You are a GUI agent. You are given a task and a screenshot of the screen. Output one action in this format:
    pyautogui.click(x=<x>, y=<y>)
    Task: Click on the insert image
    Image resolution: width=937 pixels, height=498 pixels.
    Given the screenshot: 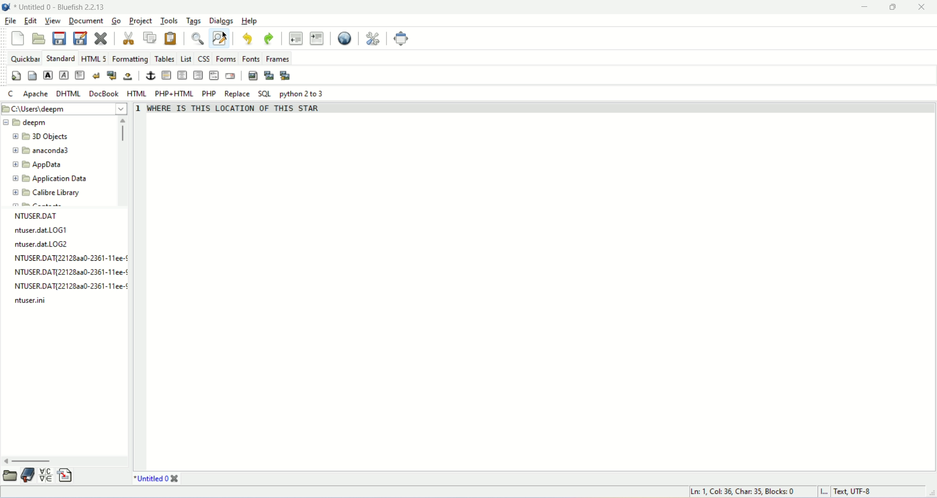 What is the action you would take?
    pyautogui.click(x=251, y=76)
    